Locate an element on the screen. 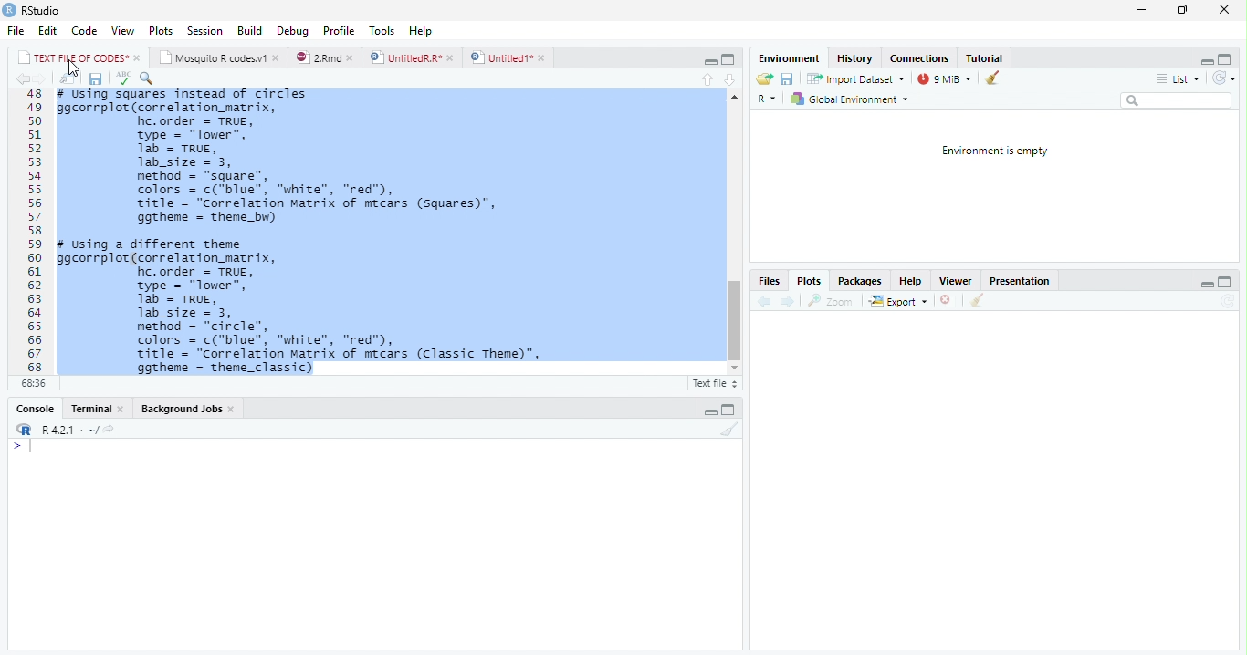 The image size is (1247, 655). cursor is located at coordinates (72, 68).